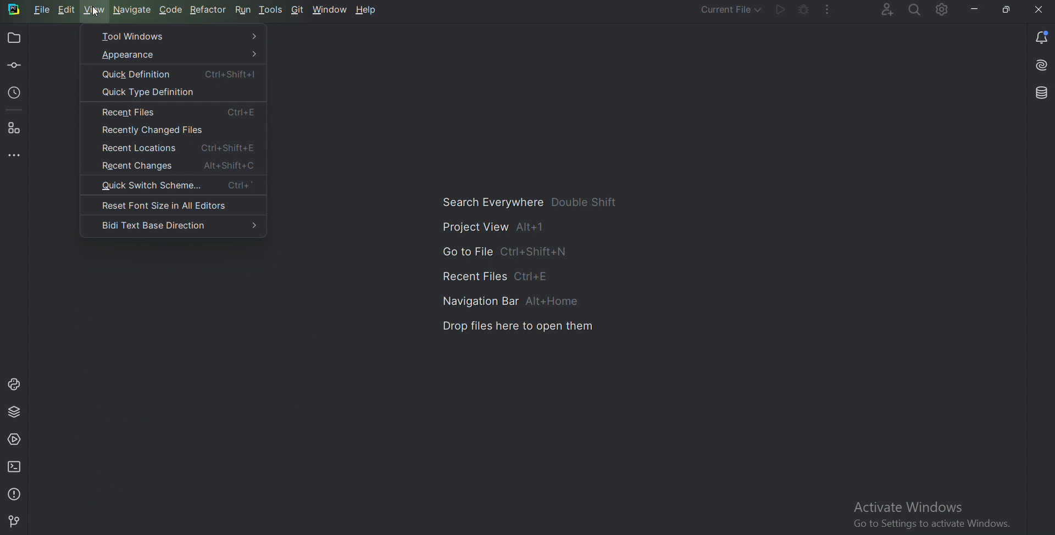 This screenshot has width=1055, height=535. What do you see at coordinates (1039, 37) in the screenshot?
I see `Notification` at bounding box center [1039, 37].